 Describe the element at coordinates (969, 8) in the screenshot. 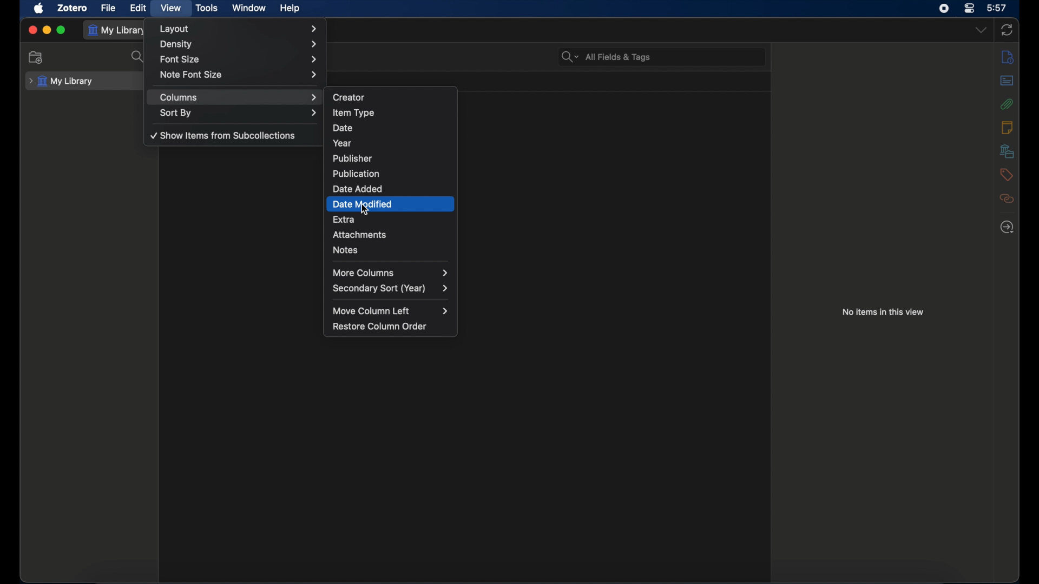

I see `control center` at that location.